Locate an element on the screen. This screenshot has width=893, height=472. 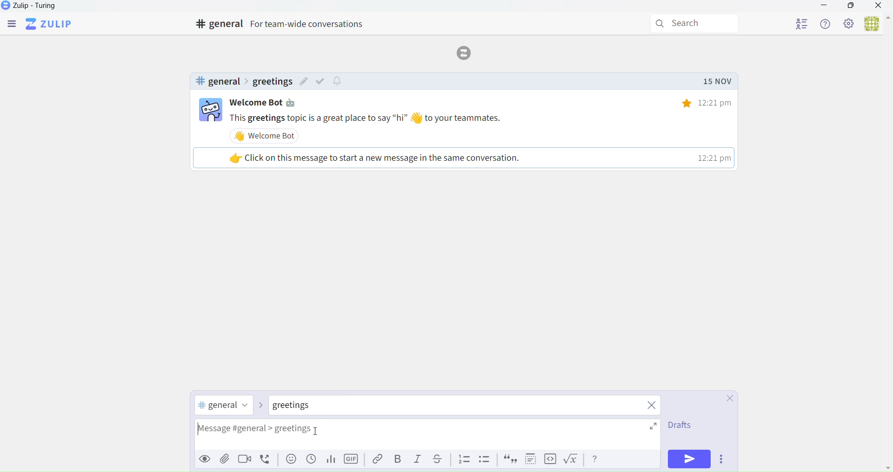
time is located at coordinates (700, 103).